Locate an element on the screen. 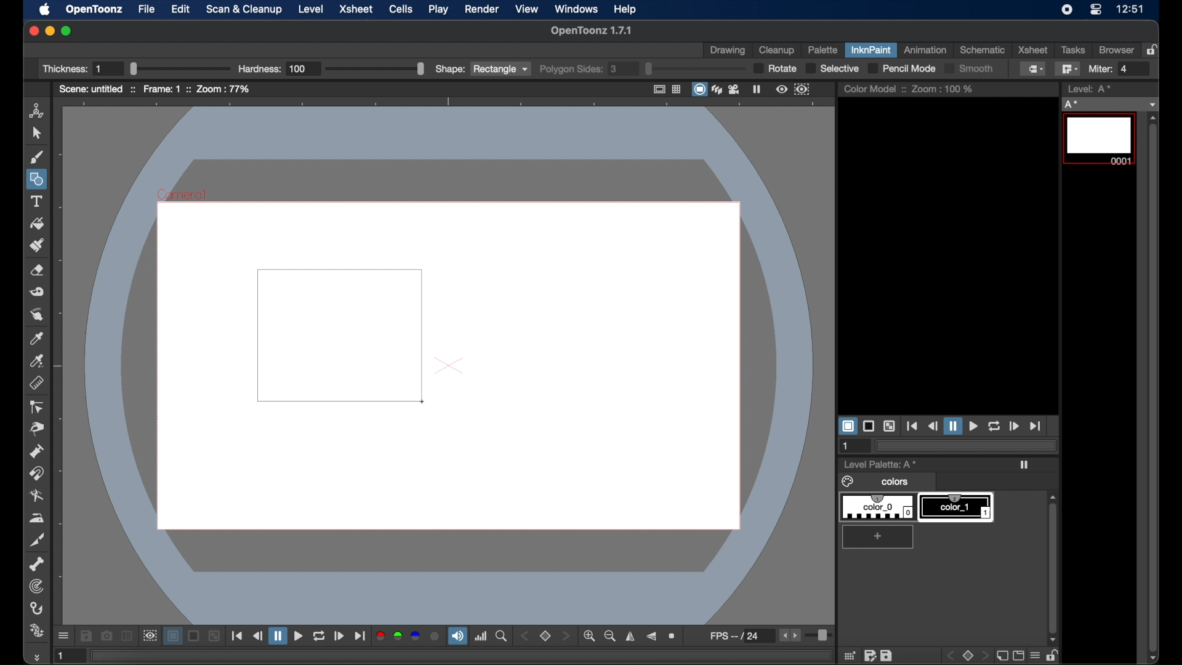 Image resolution: width=1182 pixels, height=665 pixels. picker tool is located at coordinates (38, 361).